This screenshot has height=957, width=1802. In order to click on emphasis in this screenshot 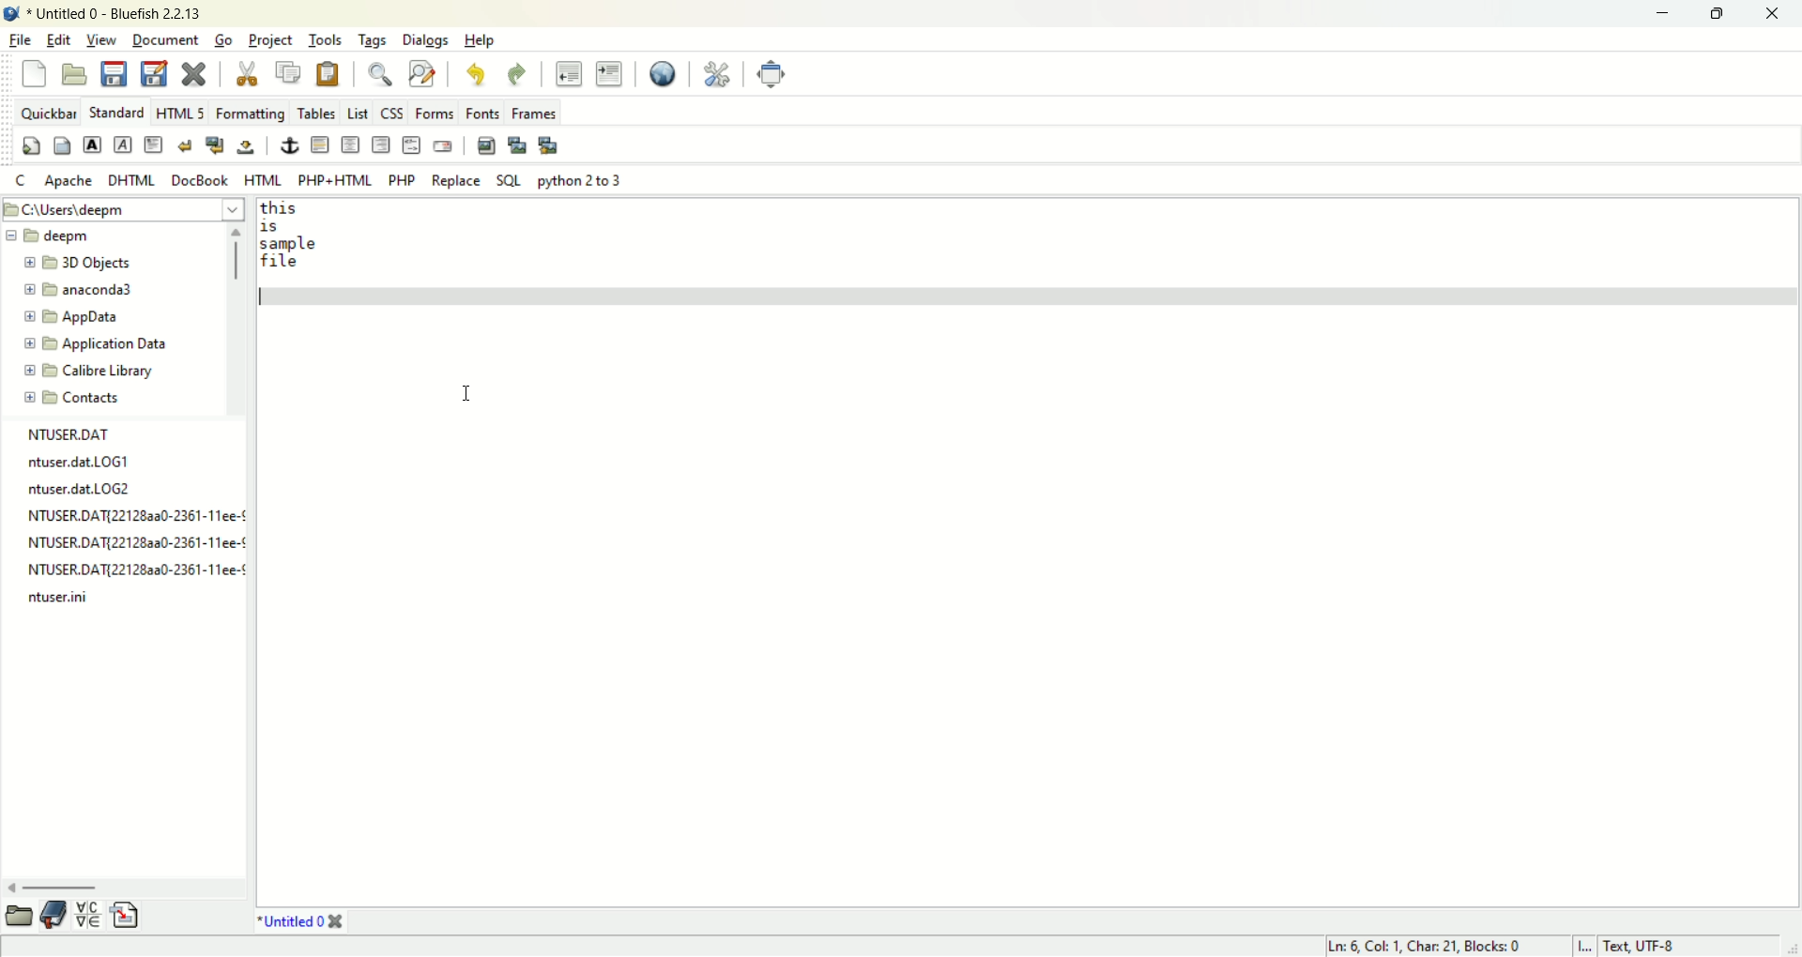, I will do `click(122, 144)`.